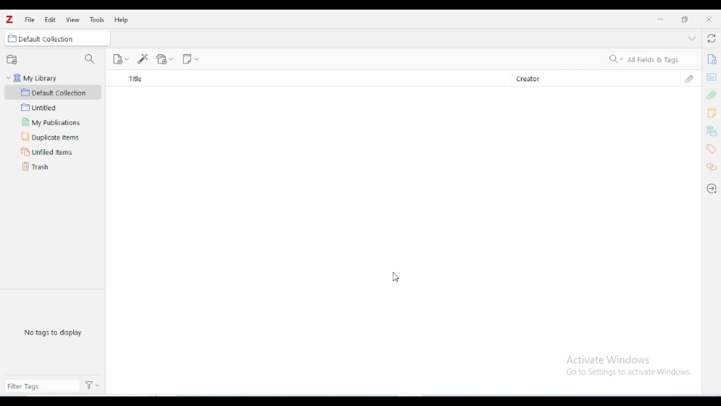  What do you see at coordinates (90, 59) in the screenshot?
I see `filter collections` at bounding box center [90, 59].